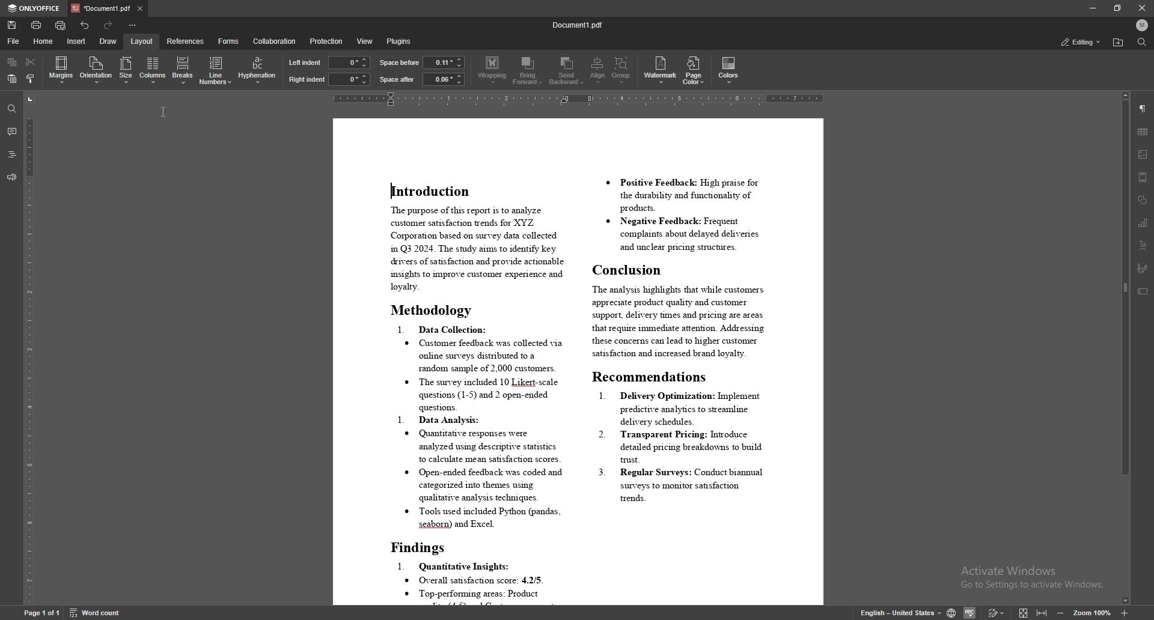 The width and height of the screenshot is (1154, 620). What do you see at coordinates (951, 611) in the screenshot?
I see `change doc language` at bounding box center [951, 611].